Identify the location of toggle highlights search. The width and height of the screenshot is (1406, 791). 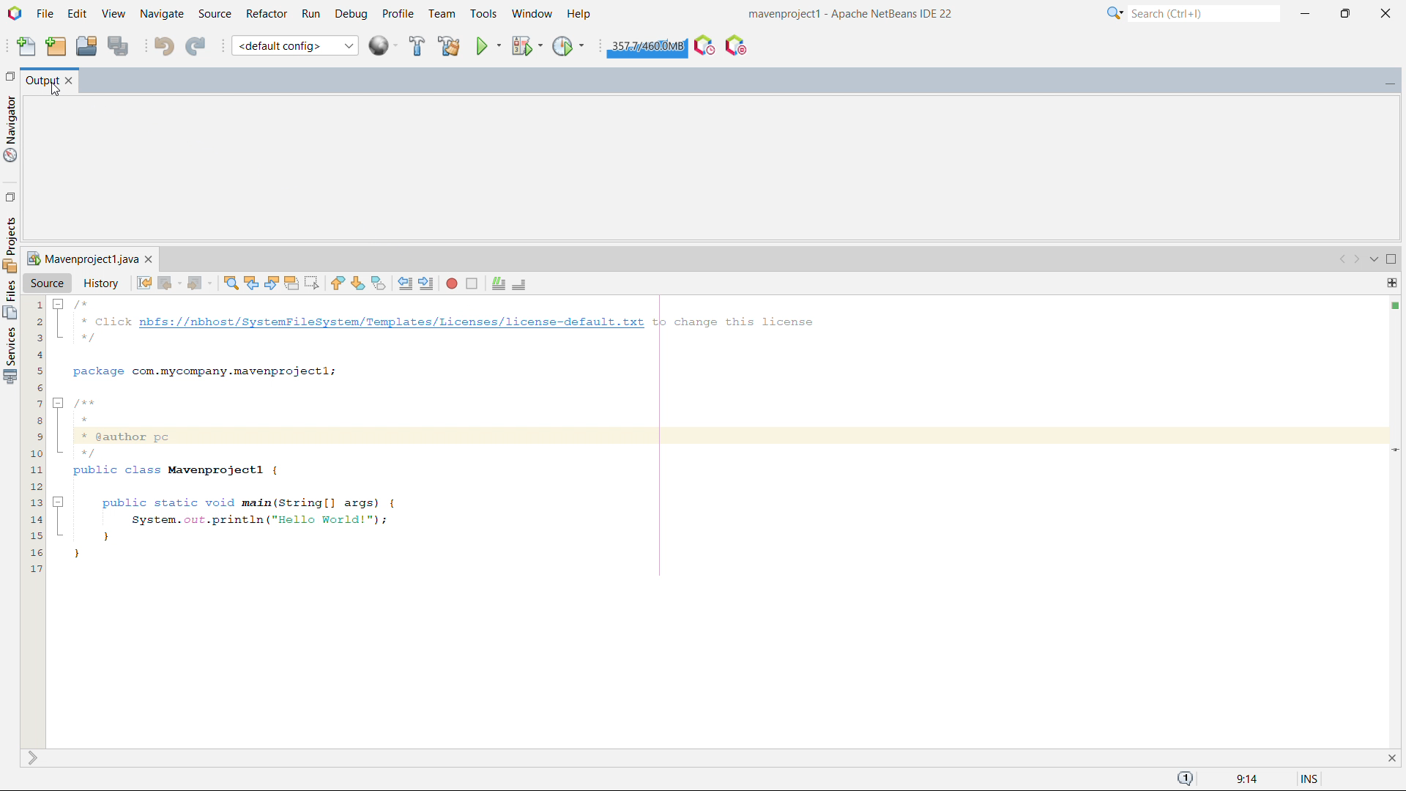
(291, 283).